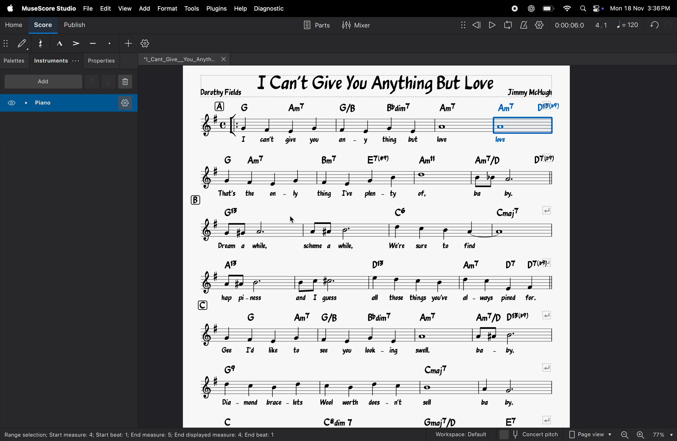  I want to click on date and time, so click(640, 8).